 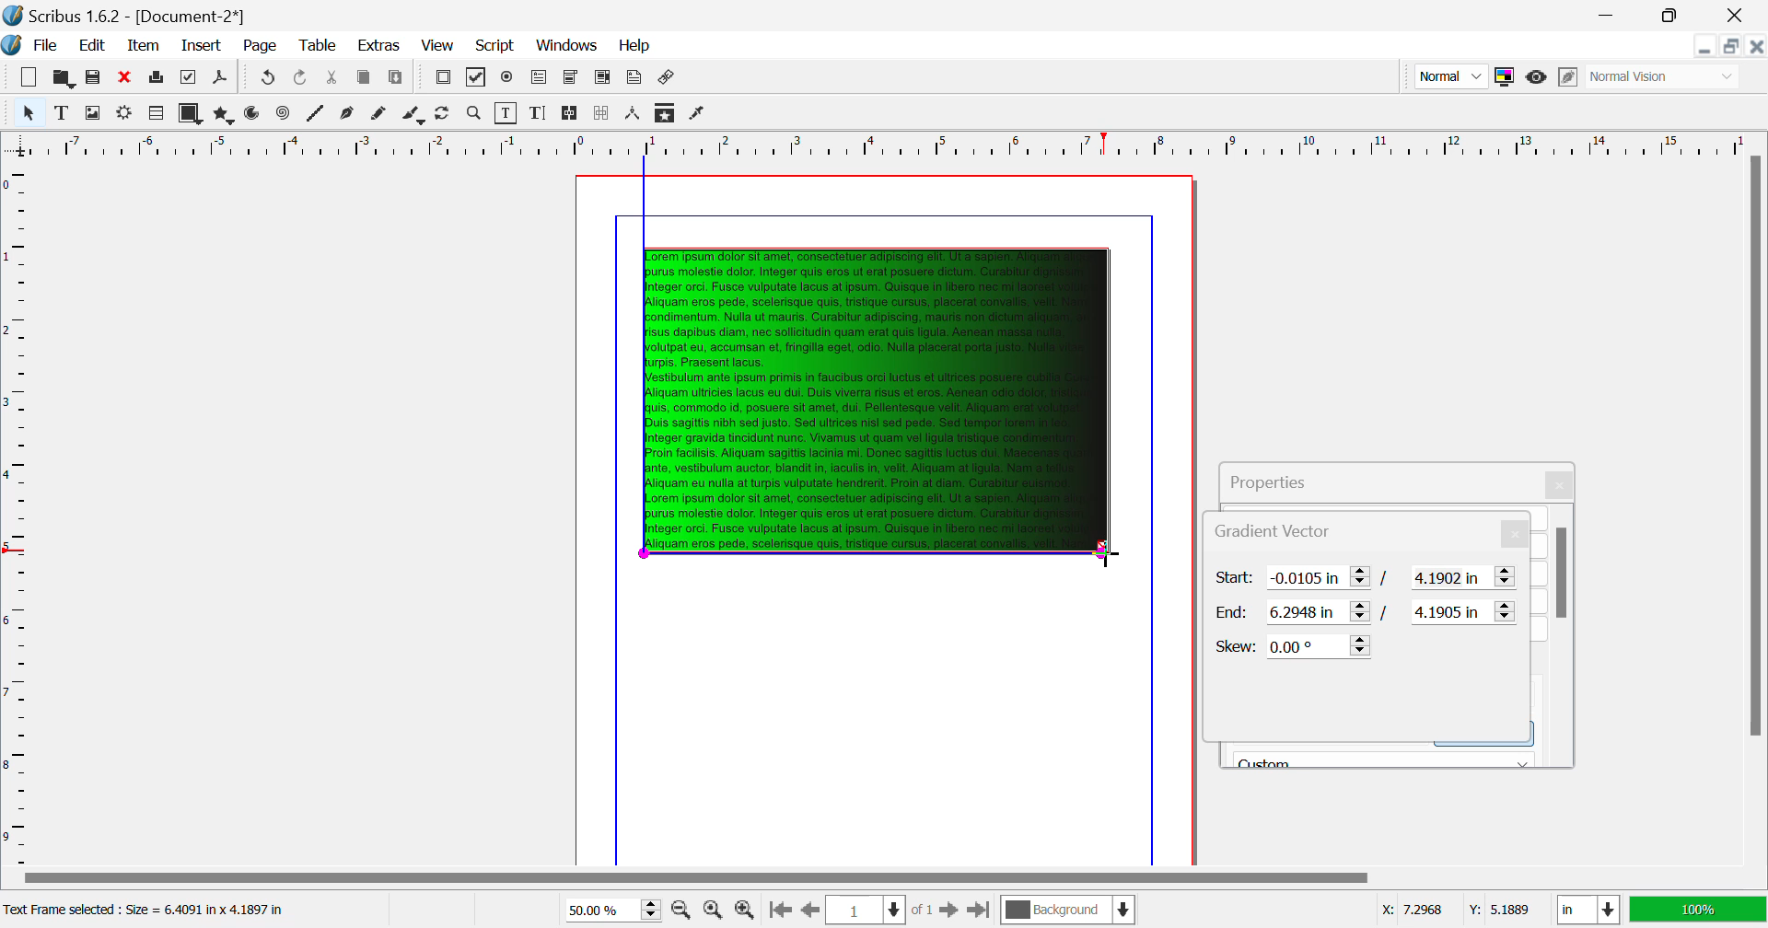 What do you see at coordinates (222, 114) in the screenshot?
I see `Polygons` at bounding box center [222, 114].